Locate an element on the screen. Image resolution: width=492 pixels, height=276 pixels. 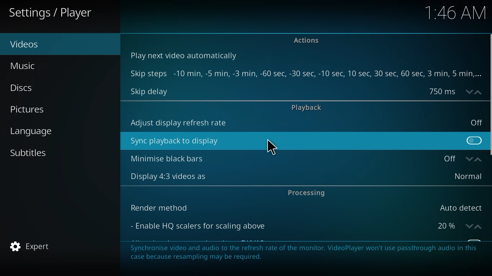
discs is located at coordinates (25, 89).